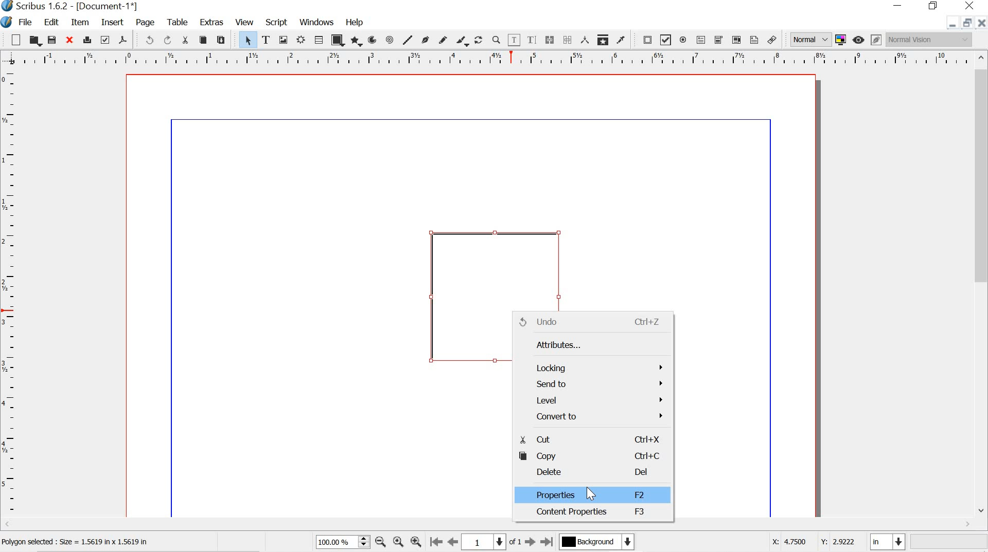  Describe the element at coordinates (27, 22) in the screenshot. I see `file` at that location.